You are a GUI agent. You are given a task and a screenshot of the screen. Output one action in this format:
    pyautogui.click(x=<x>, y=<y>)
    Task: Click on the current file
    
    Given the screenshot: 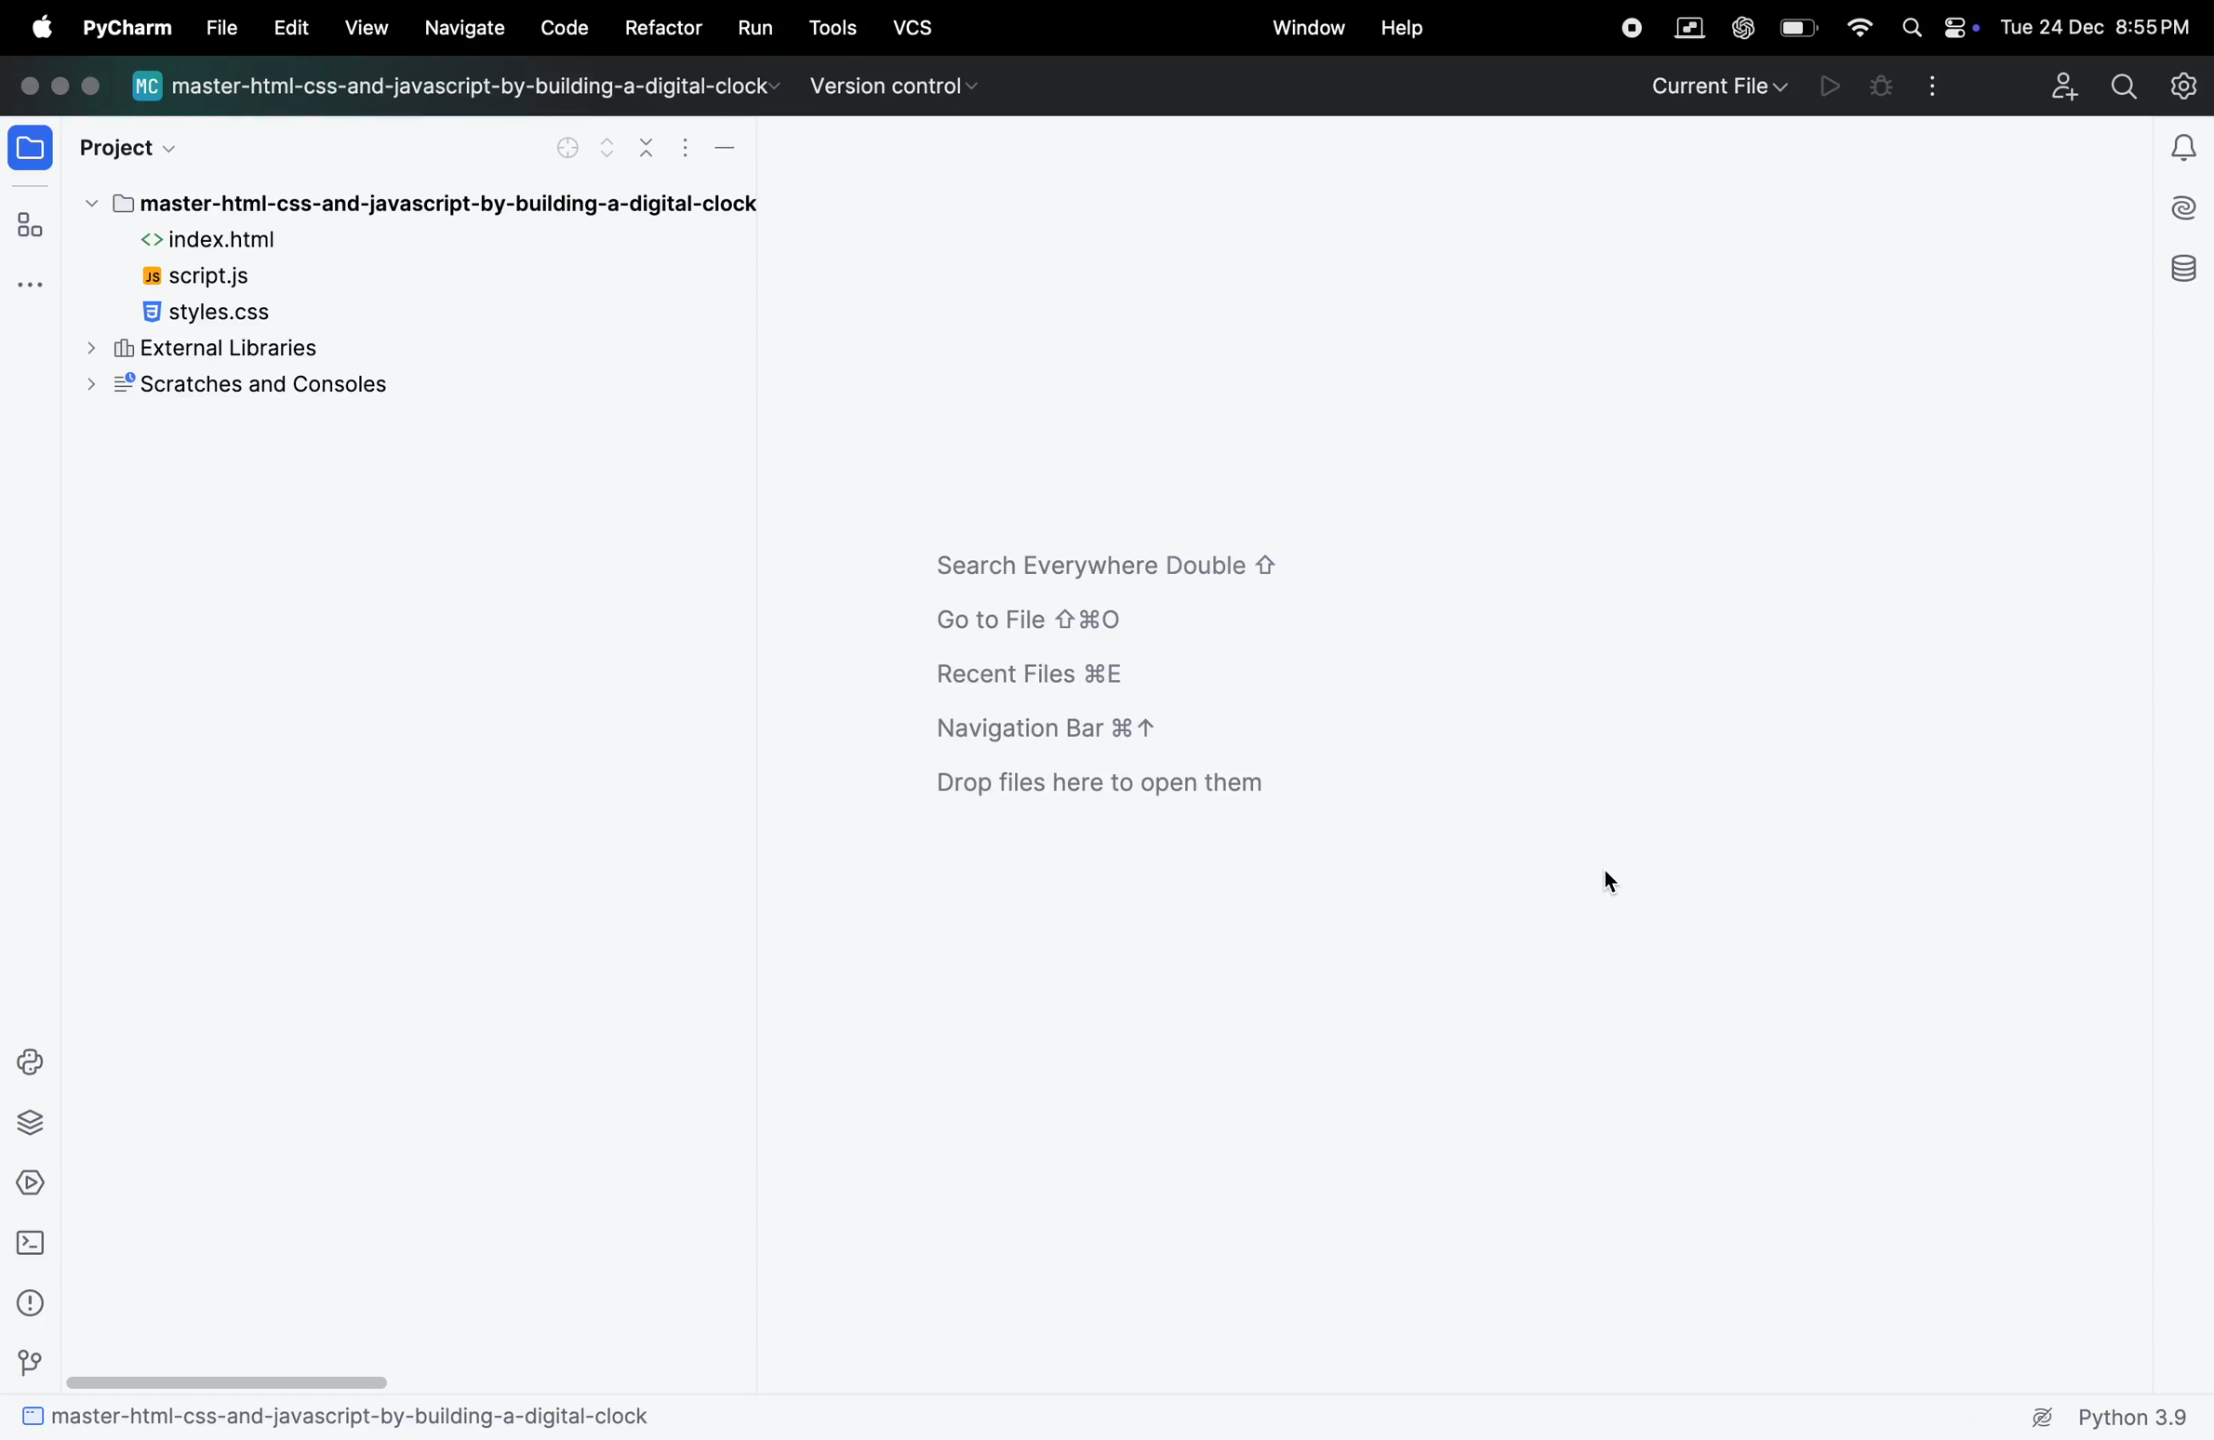 What is the action you would take?
    pyautogui.click(x=1719, y=84)
    